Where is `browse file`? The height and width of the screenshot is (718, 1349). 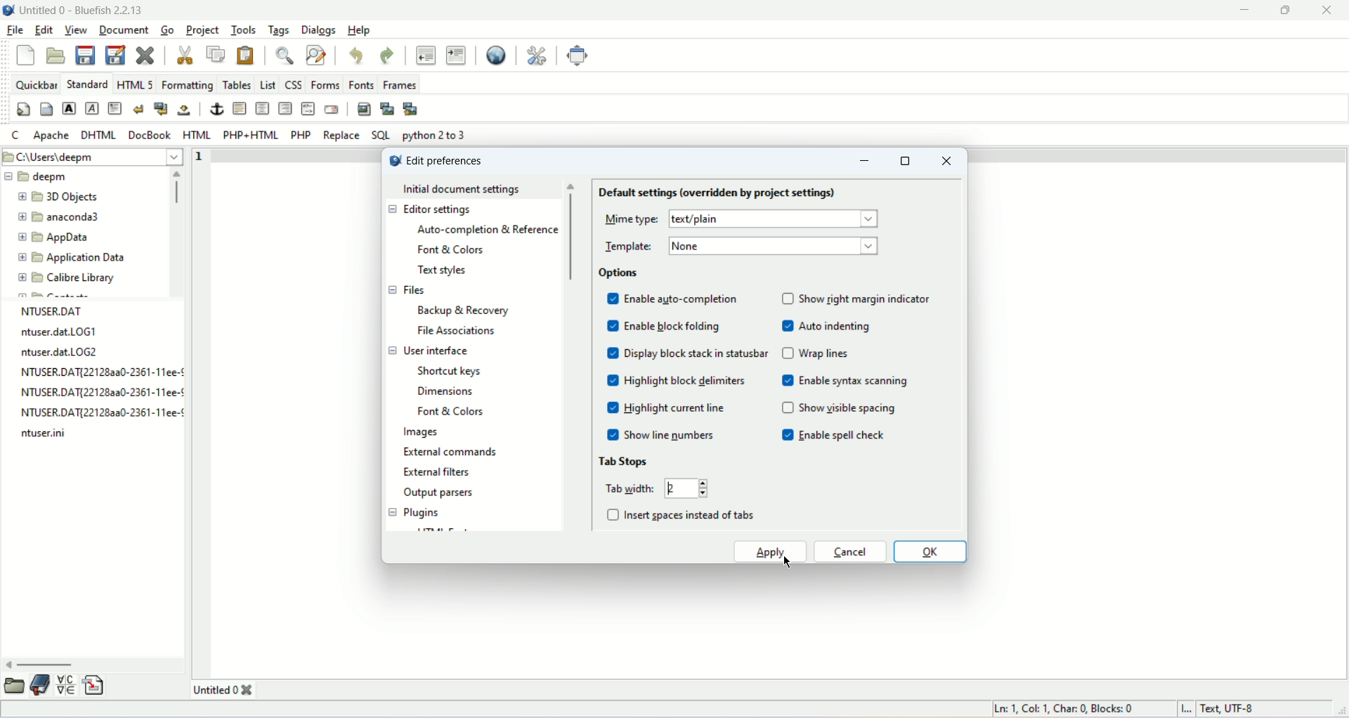
browse file is located at coordinates (13, 687).